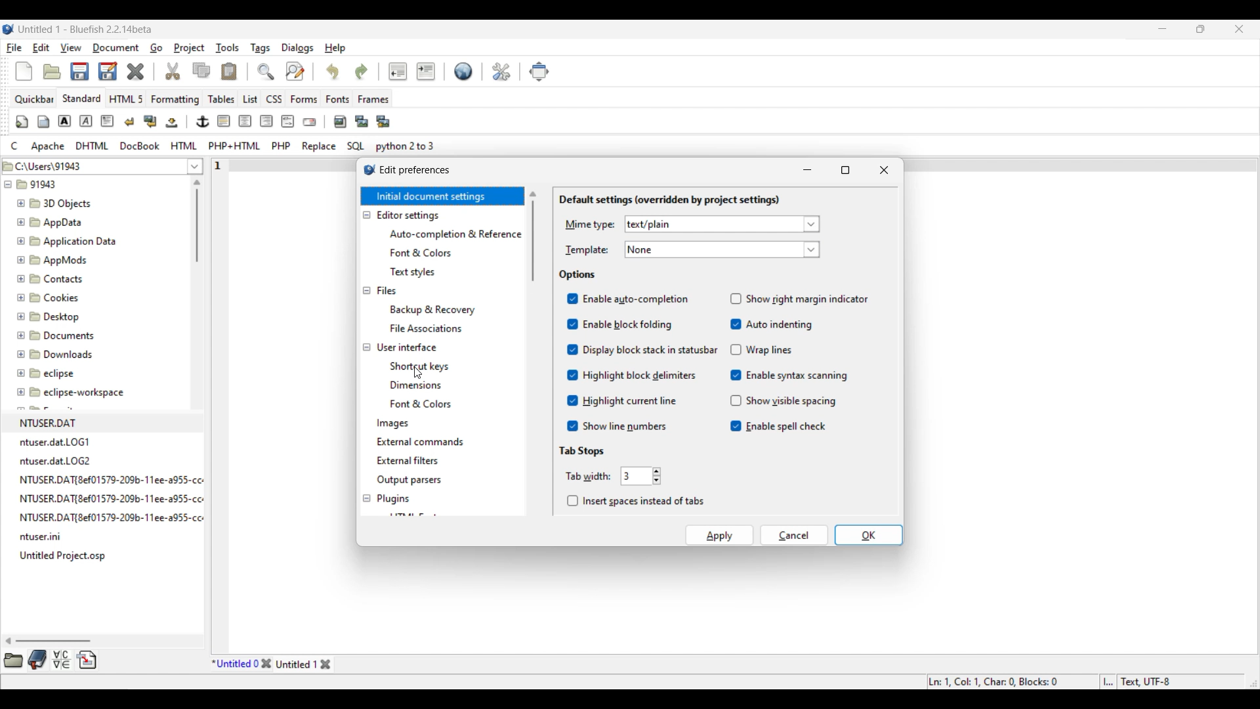 This screenshot has width=1260, height=709. Describe the element at coordinates (196, 166) in the screenshot. I see `File list` at that location.